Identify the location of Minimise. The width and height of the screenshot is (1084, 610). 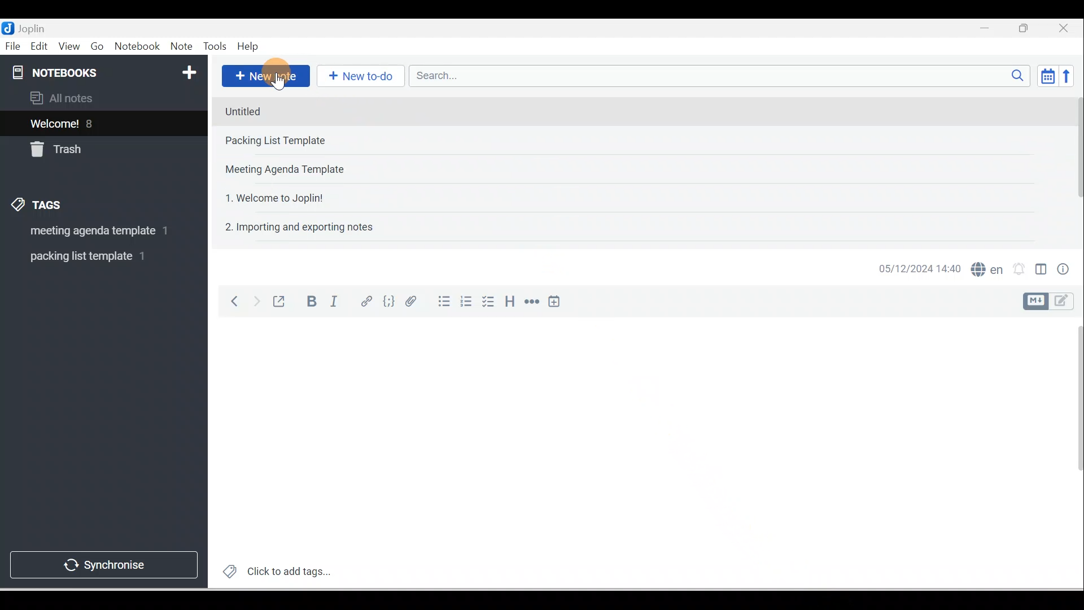
(988, 29).